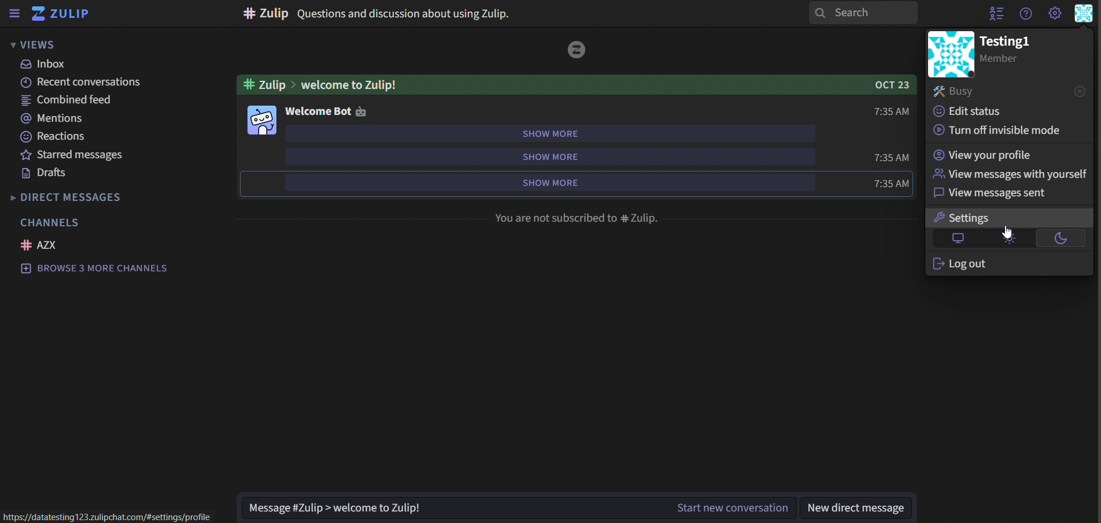  Describe the element at coordinates (856, 507) in the screenshot. I see `new direct message` at that location.